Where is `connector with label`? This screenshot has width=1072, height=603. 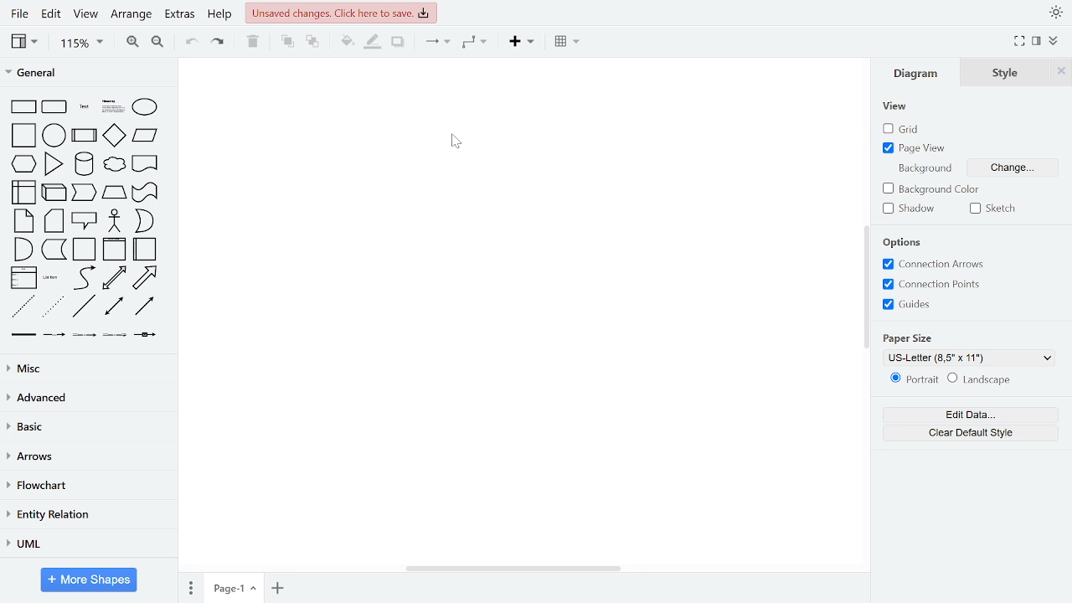 connector with label is located at coordinates (54, 334).